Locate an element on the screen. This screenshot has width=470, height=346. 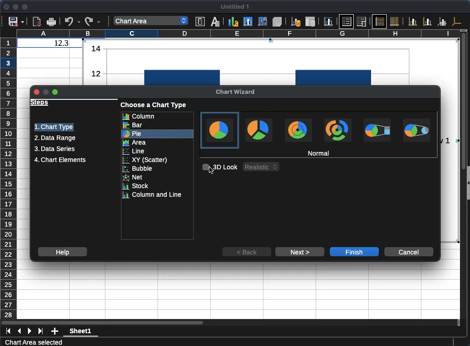
previous sheet is located at coordinates (19, 331).